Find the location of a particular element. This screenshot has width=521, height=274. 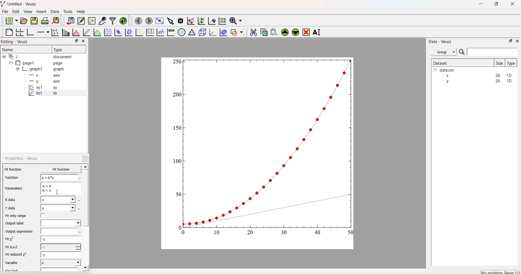

3d scene is located at coordinates (202, 31).